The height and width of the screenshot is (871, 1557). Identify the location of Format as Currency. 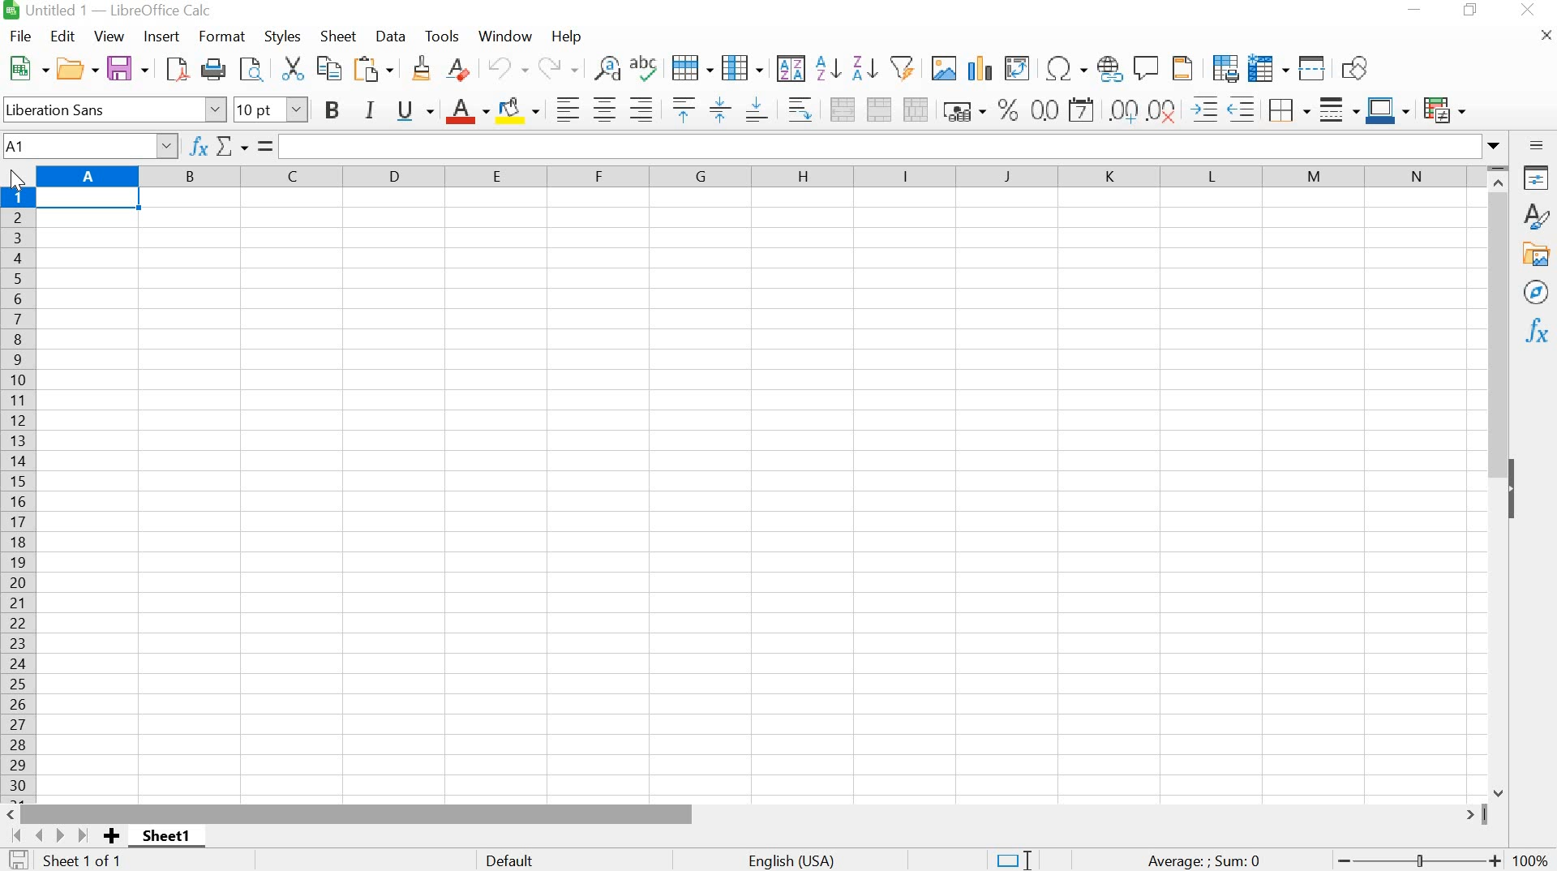
(962, 110).